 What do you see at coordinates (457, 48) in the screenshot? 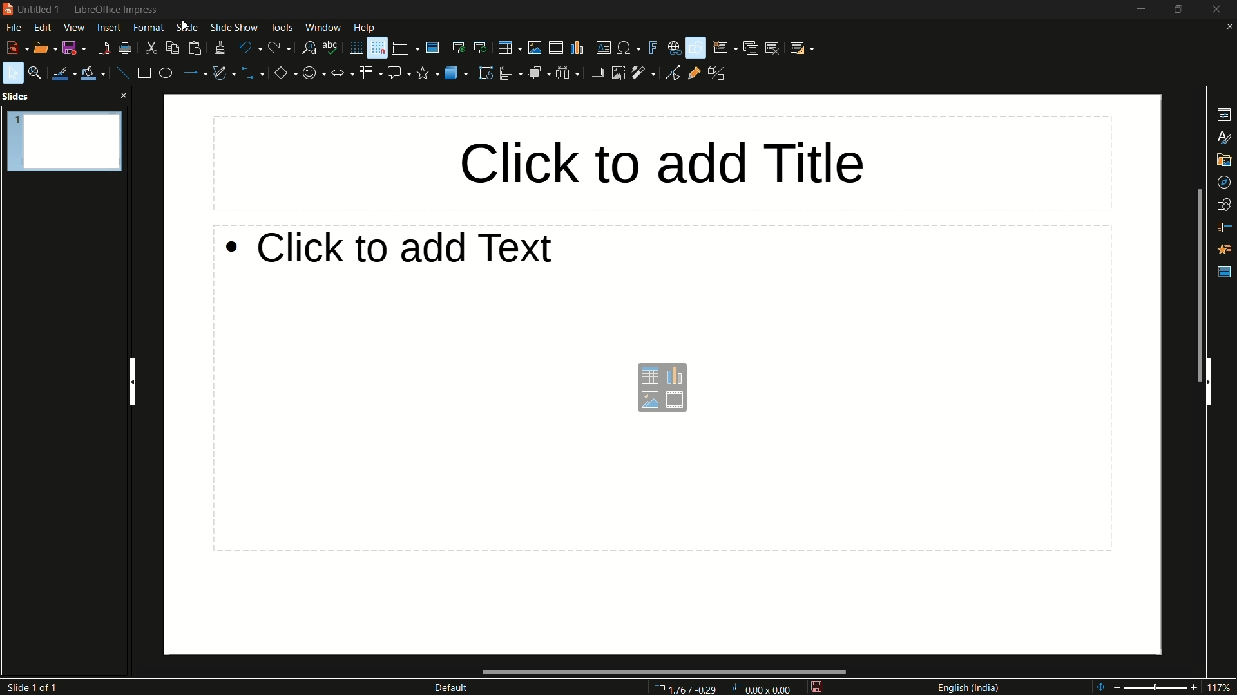
I see `start from first slide` at bounding box center [457, 48].